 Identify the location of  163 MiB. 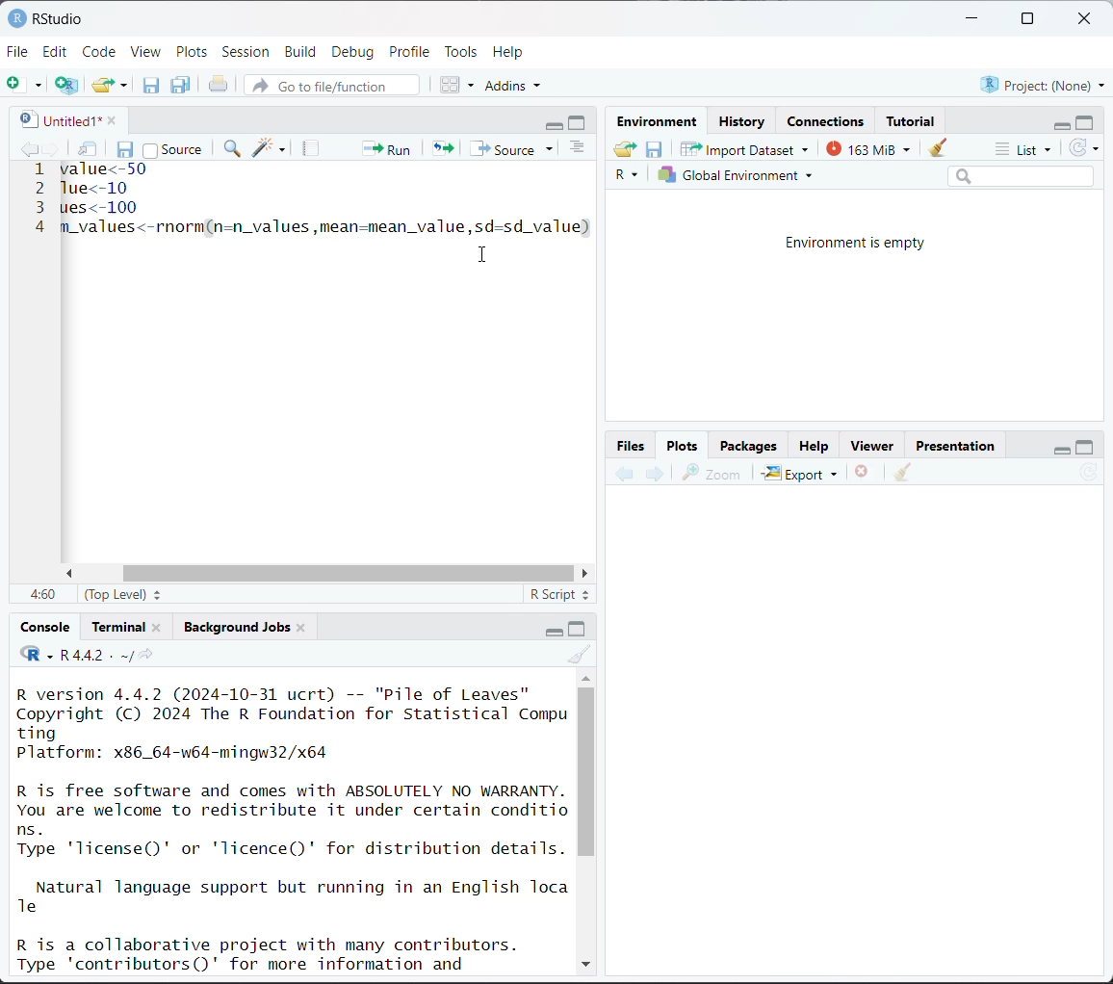
(866, 146).